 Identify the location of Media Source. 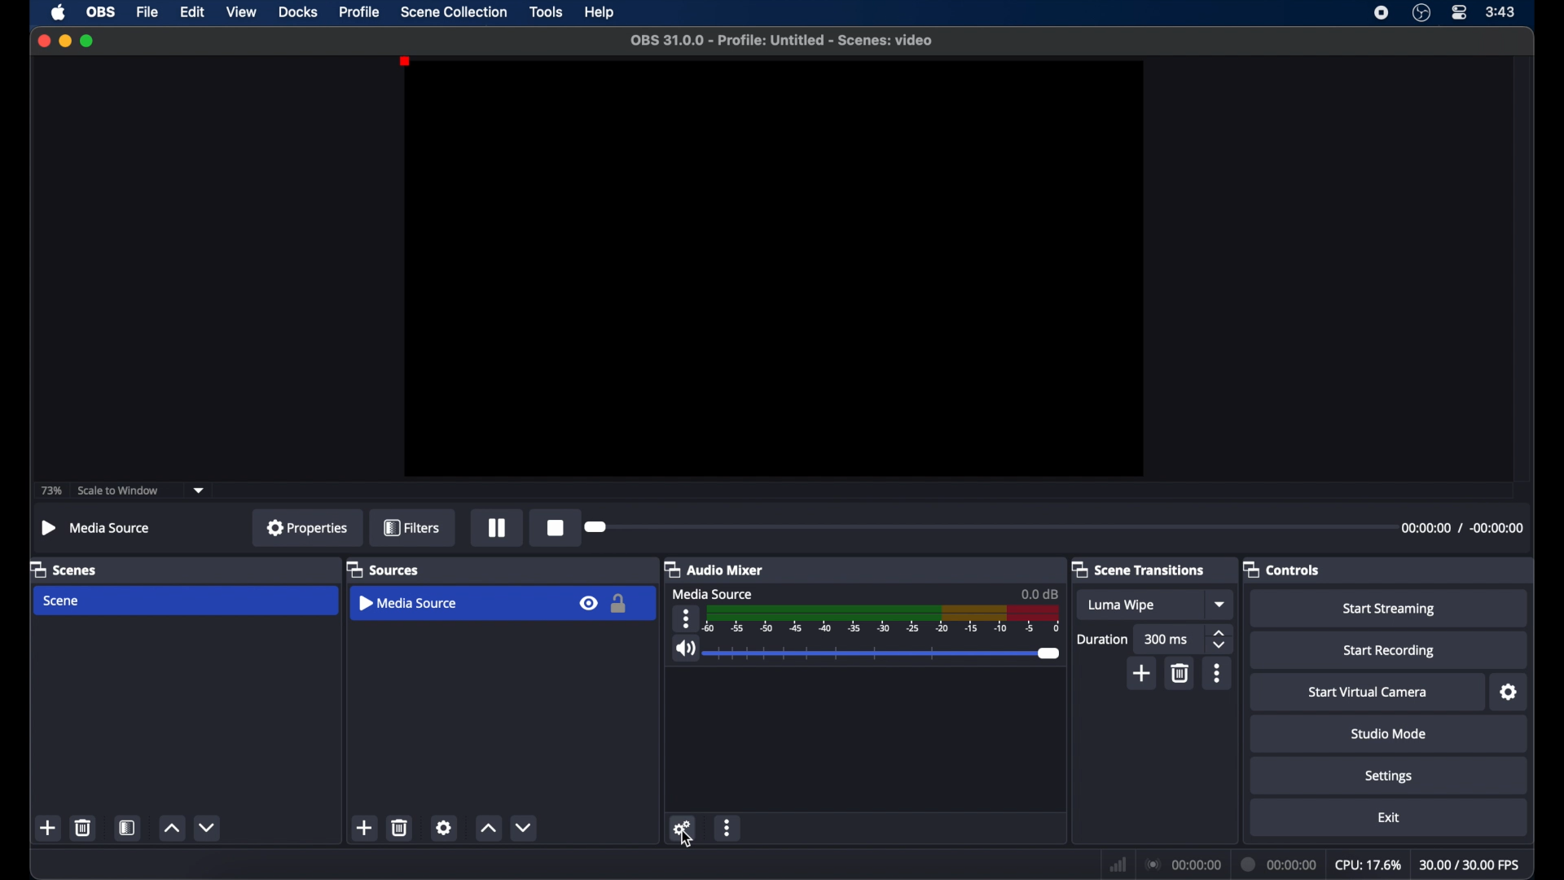
(97, 529).